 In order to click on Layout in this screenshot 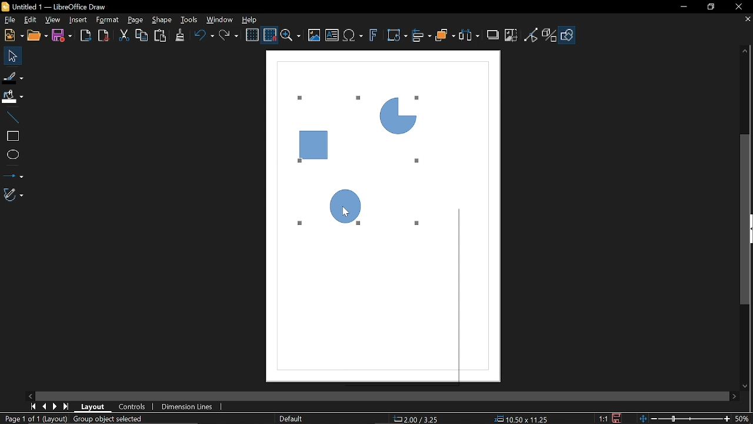, I will do `click(94, 408)`.